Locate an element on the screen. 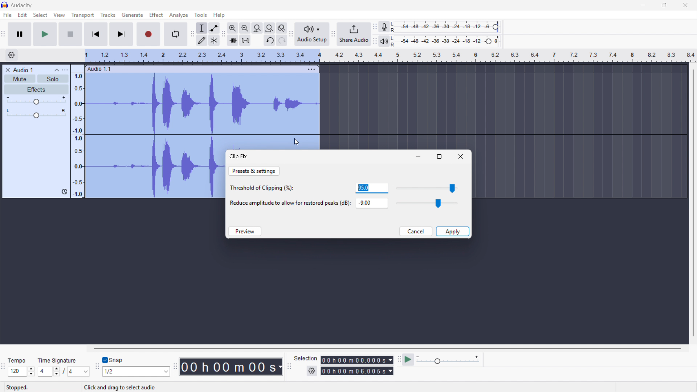 The image size is (697, 392). Fit selection to width is located at coordinates (257, 28).